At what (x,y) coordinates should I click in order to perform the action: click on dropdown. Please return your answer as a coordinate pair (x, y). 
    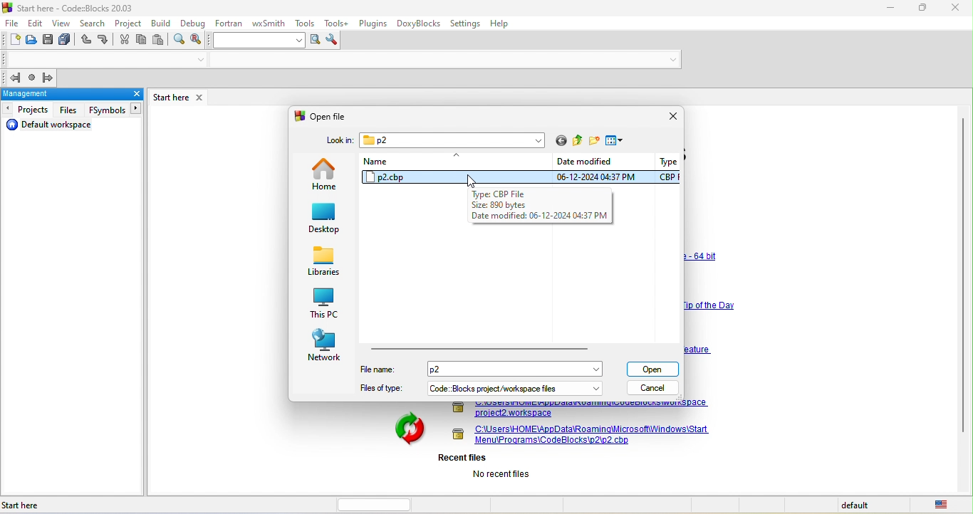
    Looking at the image, I should click on (598, 387).